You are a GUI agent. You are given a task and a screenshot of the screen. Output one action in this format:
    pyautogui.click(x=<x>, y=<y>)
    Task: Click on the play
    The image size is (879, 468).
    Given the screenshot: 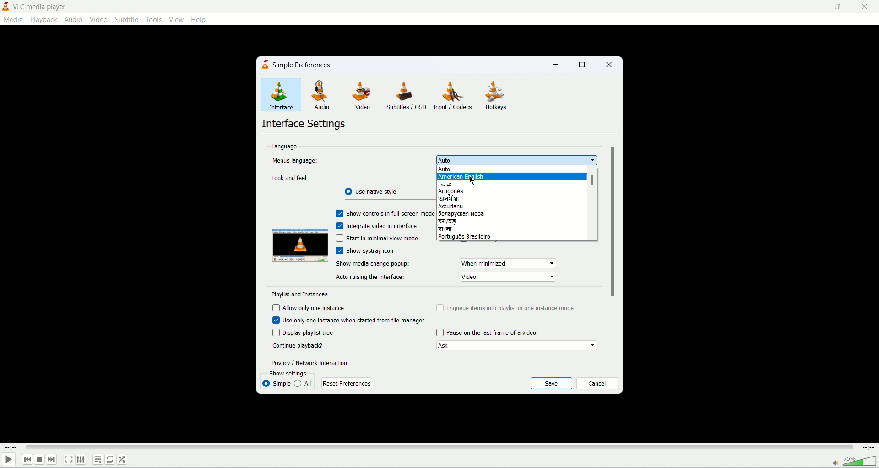 What is the action you would take?
    pyautogui.click(x=8, y=461)
    